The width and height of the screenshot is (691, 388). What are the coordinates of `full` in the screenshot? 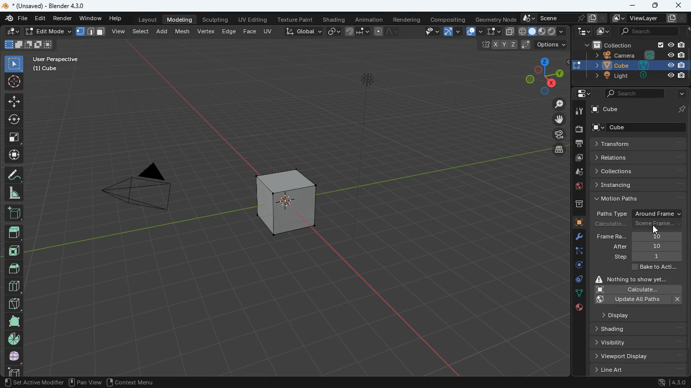 It's located at (14, 356).